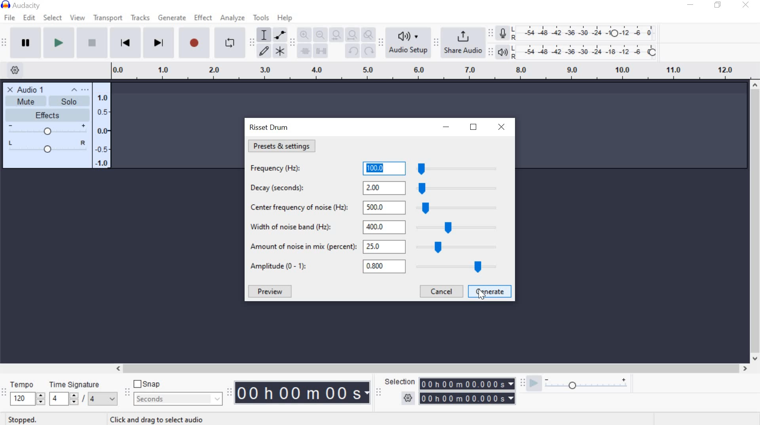  Describe the element at coordinates (264, 36) in the screenshot. I see `Selection tool` at that location.